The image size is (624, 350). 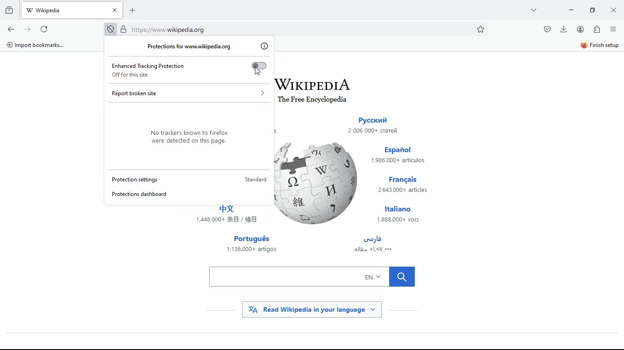 What do you see at coordinates (168, 31) in the screenshot?
I see `\ttps:/ www. wikipedia.org` at bounding box center [168, 31].